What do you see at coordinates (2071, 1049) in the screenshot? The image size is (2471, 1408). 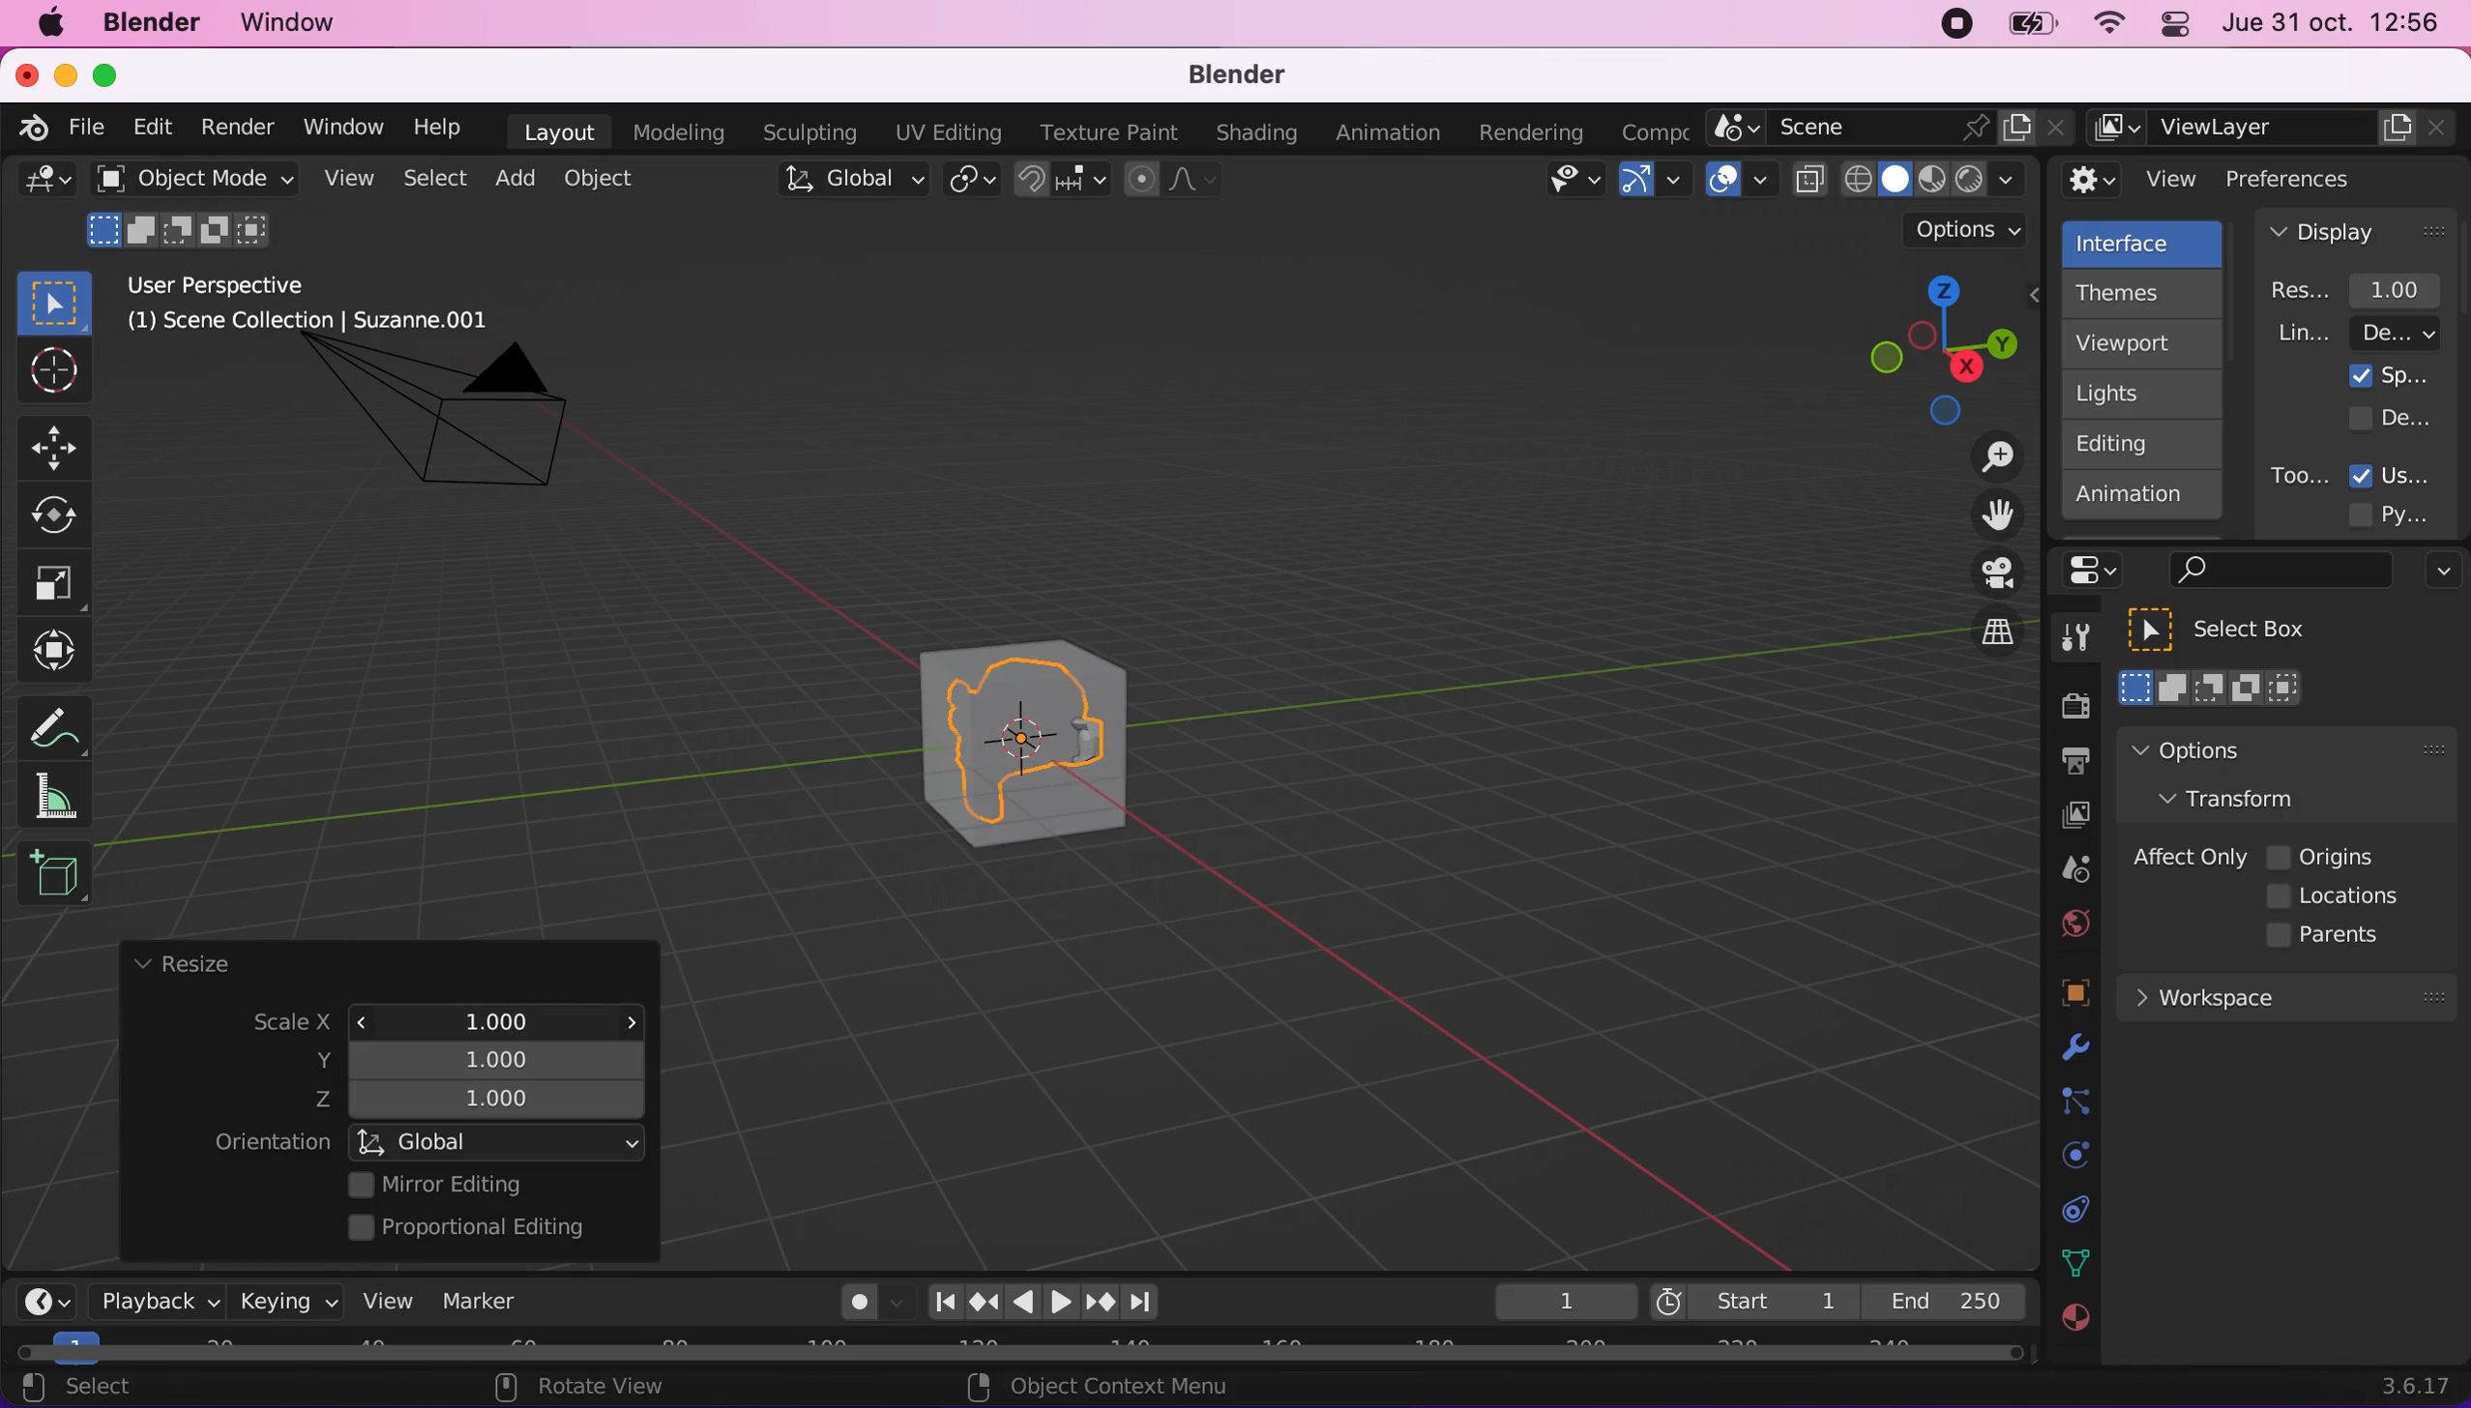 I see `physics` at bounding box center [2071, 1049].